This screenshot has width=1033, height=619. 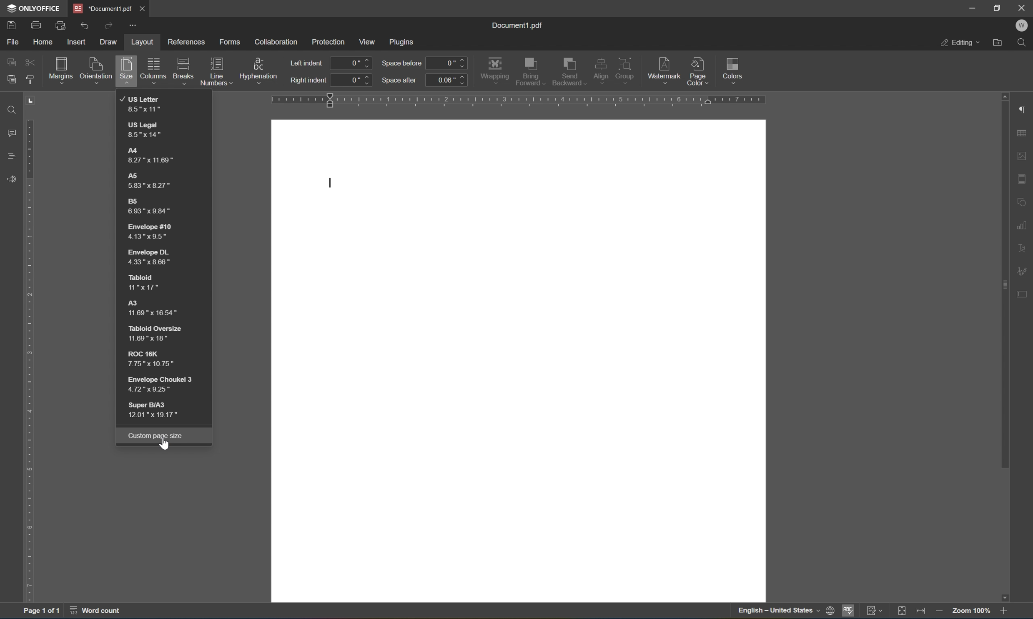 What do you see at coordinates (519, 25) in the screenshot?
I see `document1.pdf` at bounding box center [519, 25].